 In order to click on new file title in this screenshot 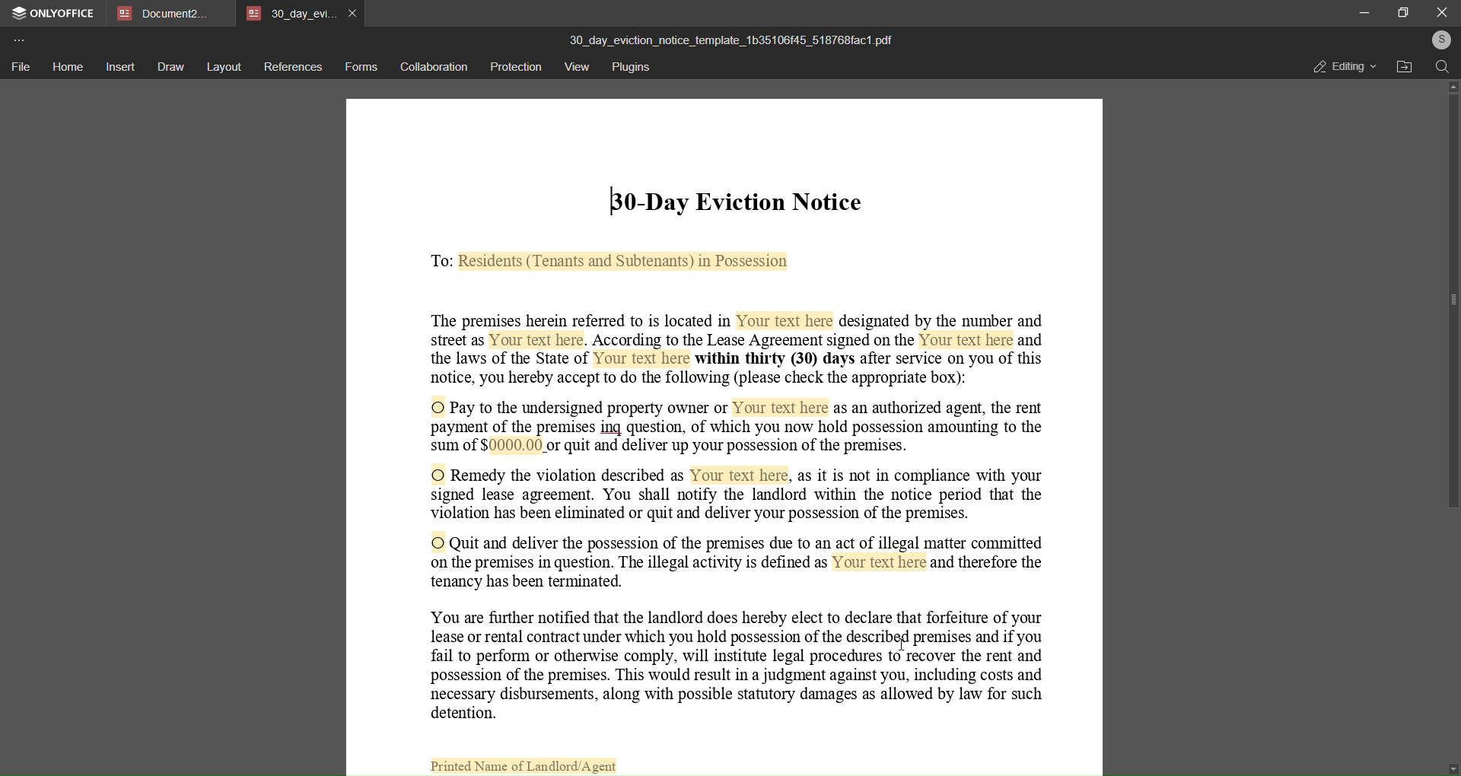, I will do `click(739, 37)`.